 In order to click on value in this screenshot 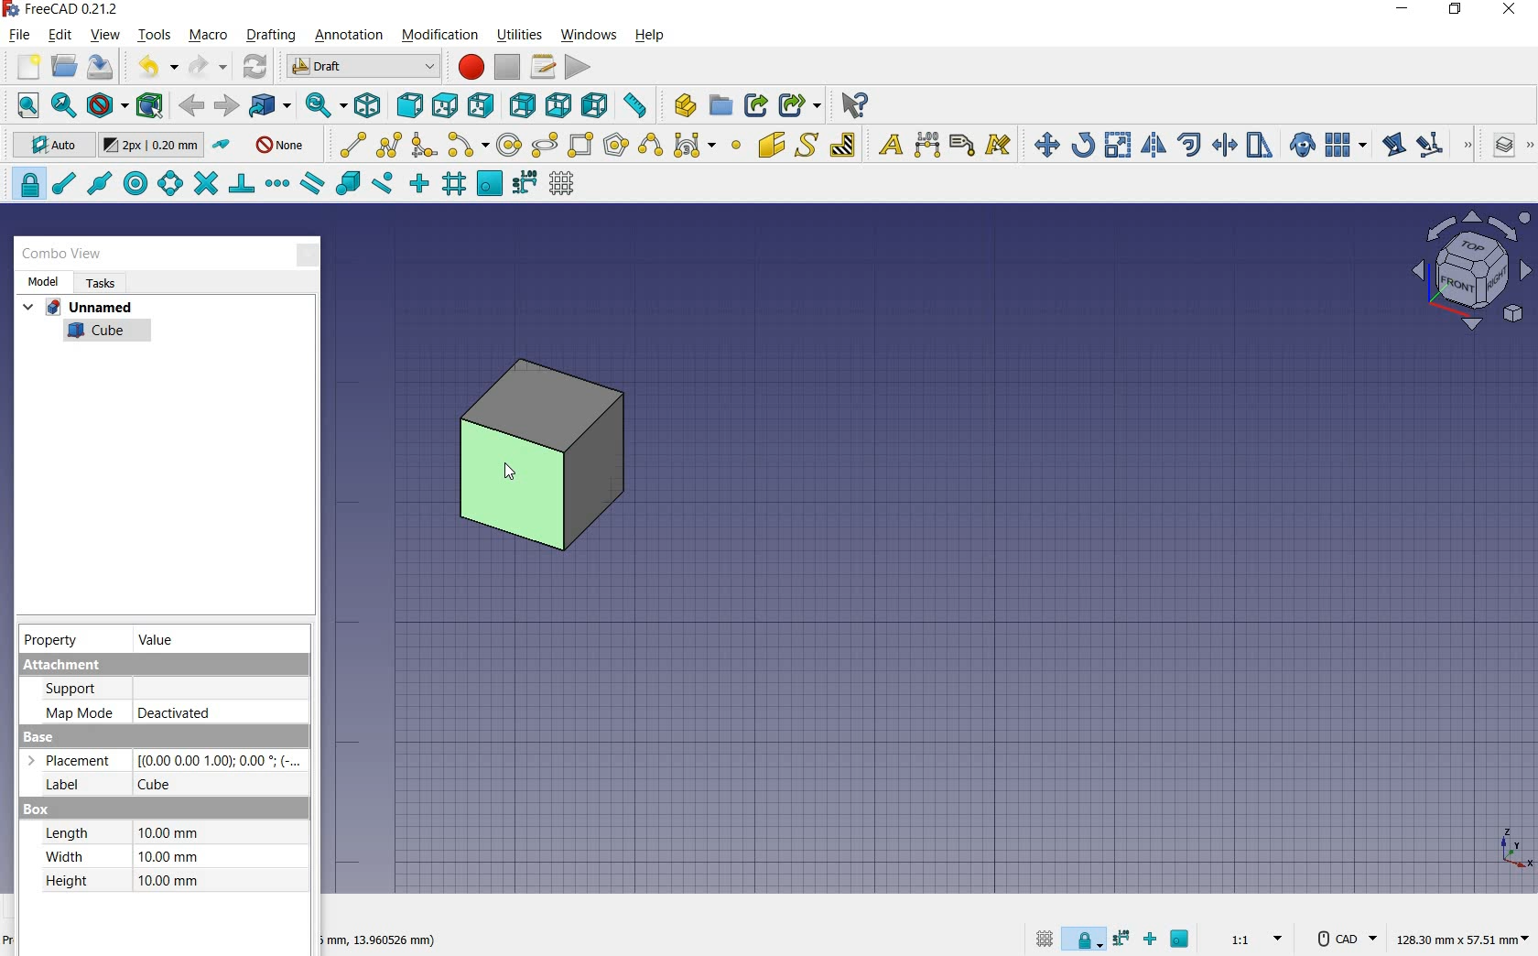, I will do `click(158, 640)`.